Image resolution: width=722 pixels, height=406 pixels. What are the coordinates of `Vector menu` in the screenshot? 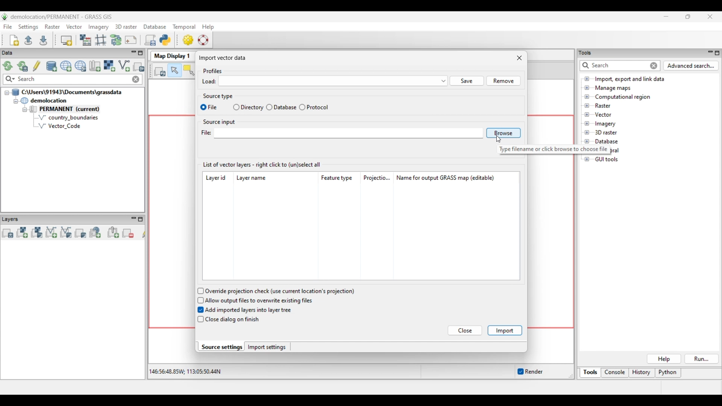 It's located at (74, 27).